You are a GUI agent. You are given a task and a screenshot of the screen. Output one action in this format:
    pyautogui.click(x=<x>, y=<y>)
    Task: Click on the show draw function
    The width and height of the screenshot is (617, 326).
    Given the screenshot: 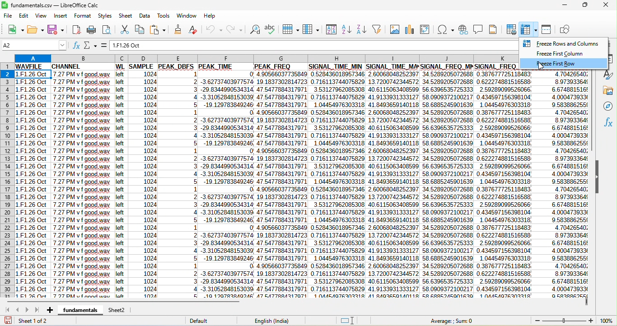 What is the action you would take?
    pyautogui.click(x=568, y=30)
    